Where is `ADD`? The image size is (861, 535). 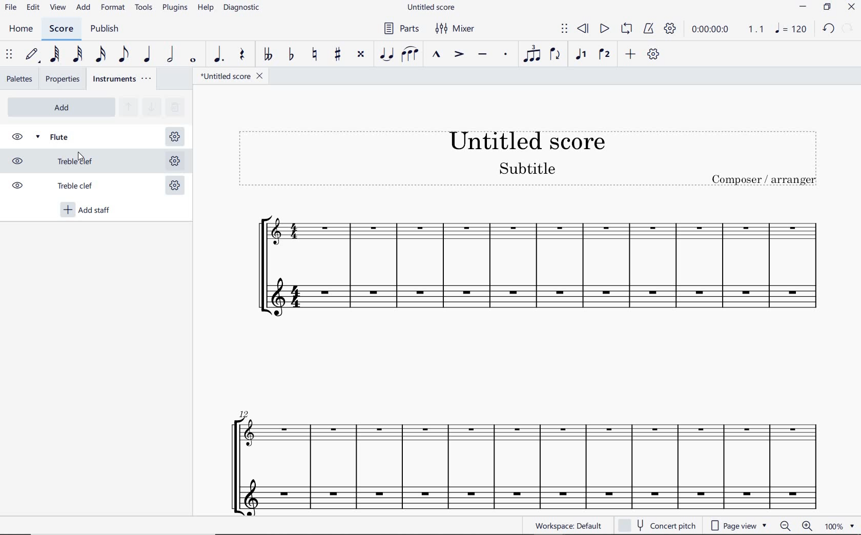 ADD is located at coordinates (83, 9).